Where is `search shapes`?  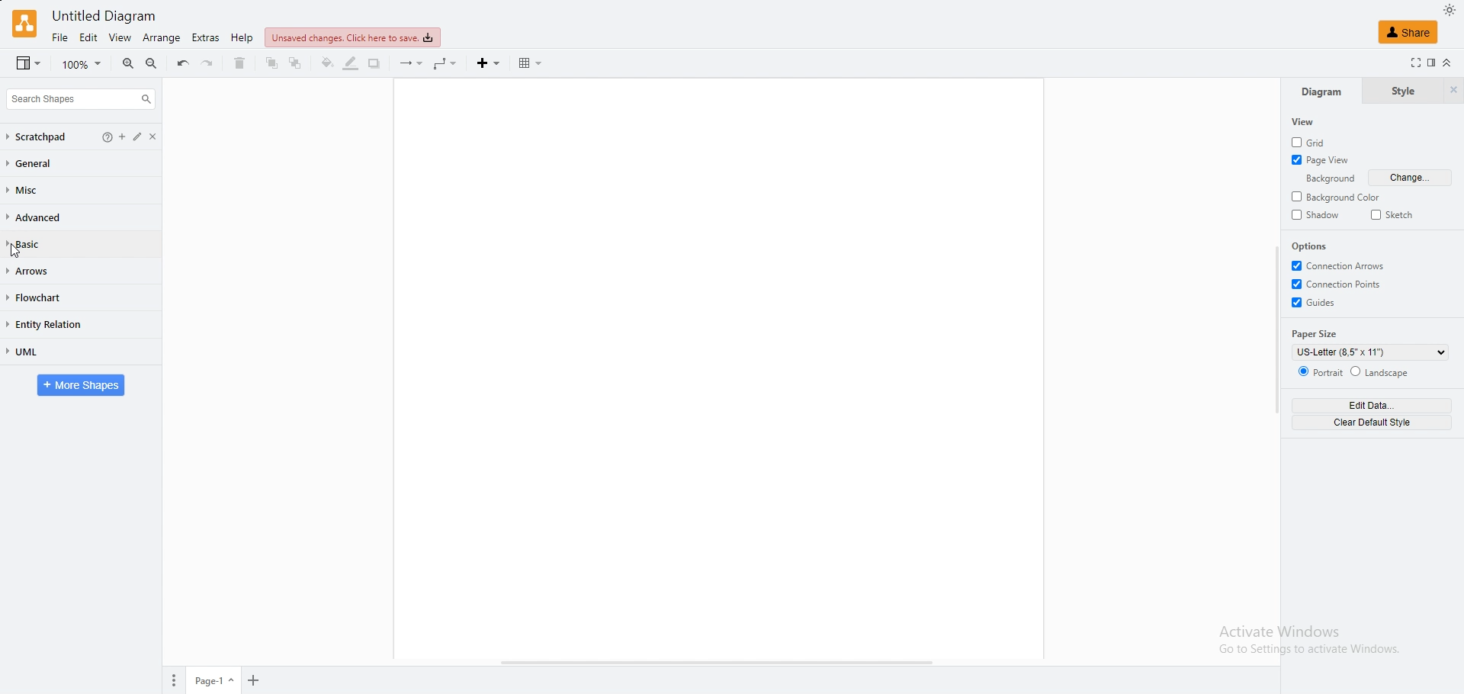
search shapes is located at coordinates (81, 99).